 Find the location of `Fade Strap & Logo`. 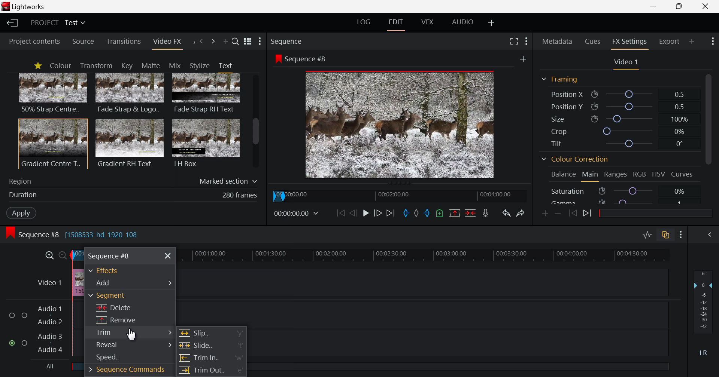

Fade Strap & Logo is located at coordinates (130, 94).